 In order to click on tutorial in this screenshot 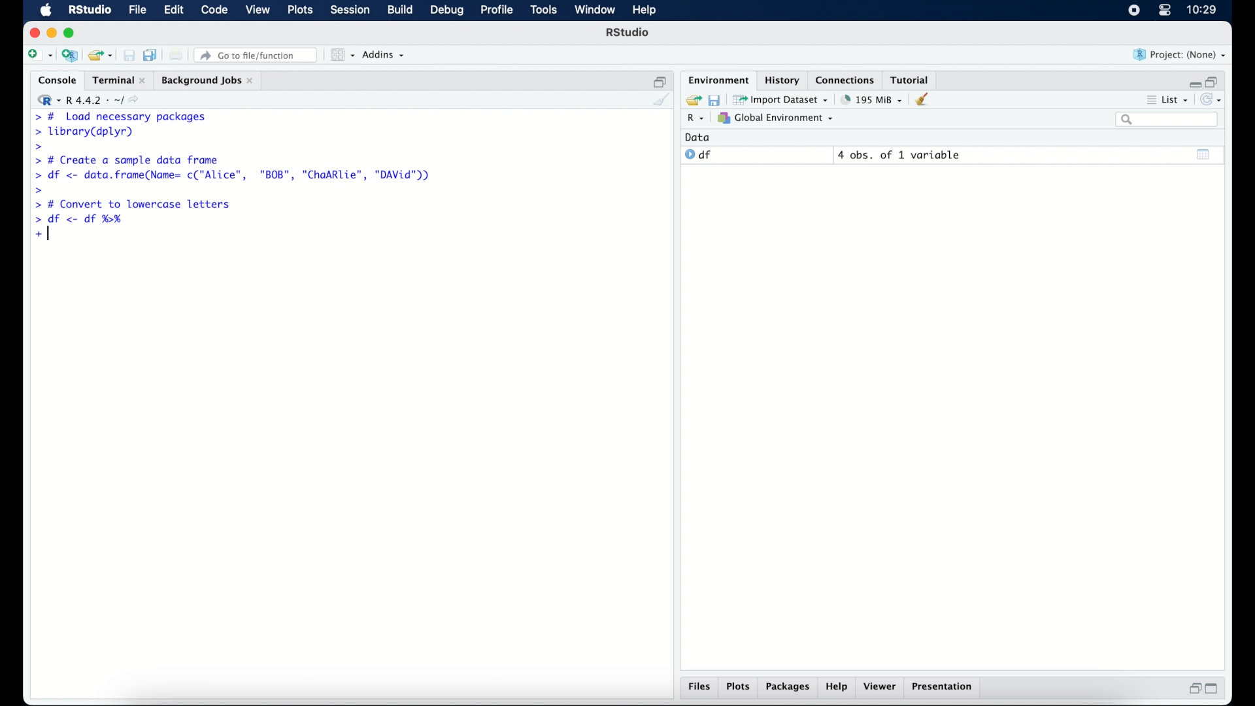, I will do `click(912, 79)`.